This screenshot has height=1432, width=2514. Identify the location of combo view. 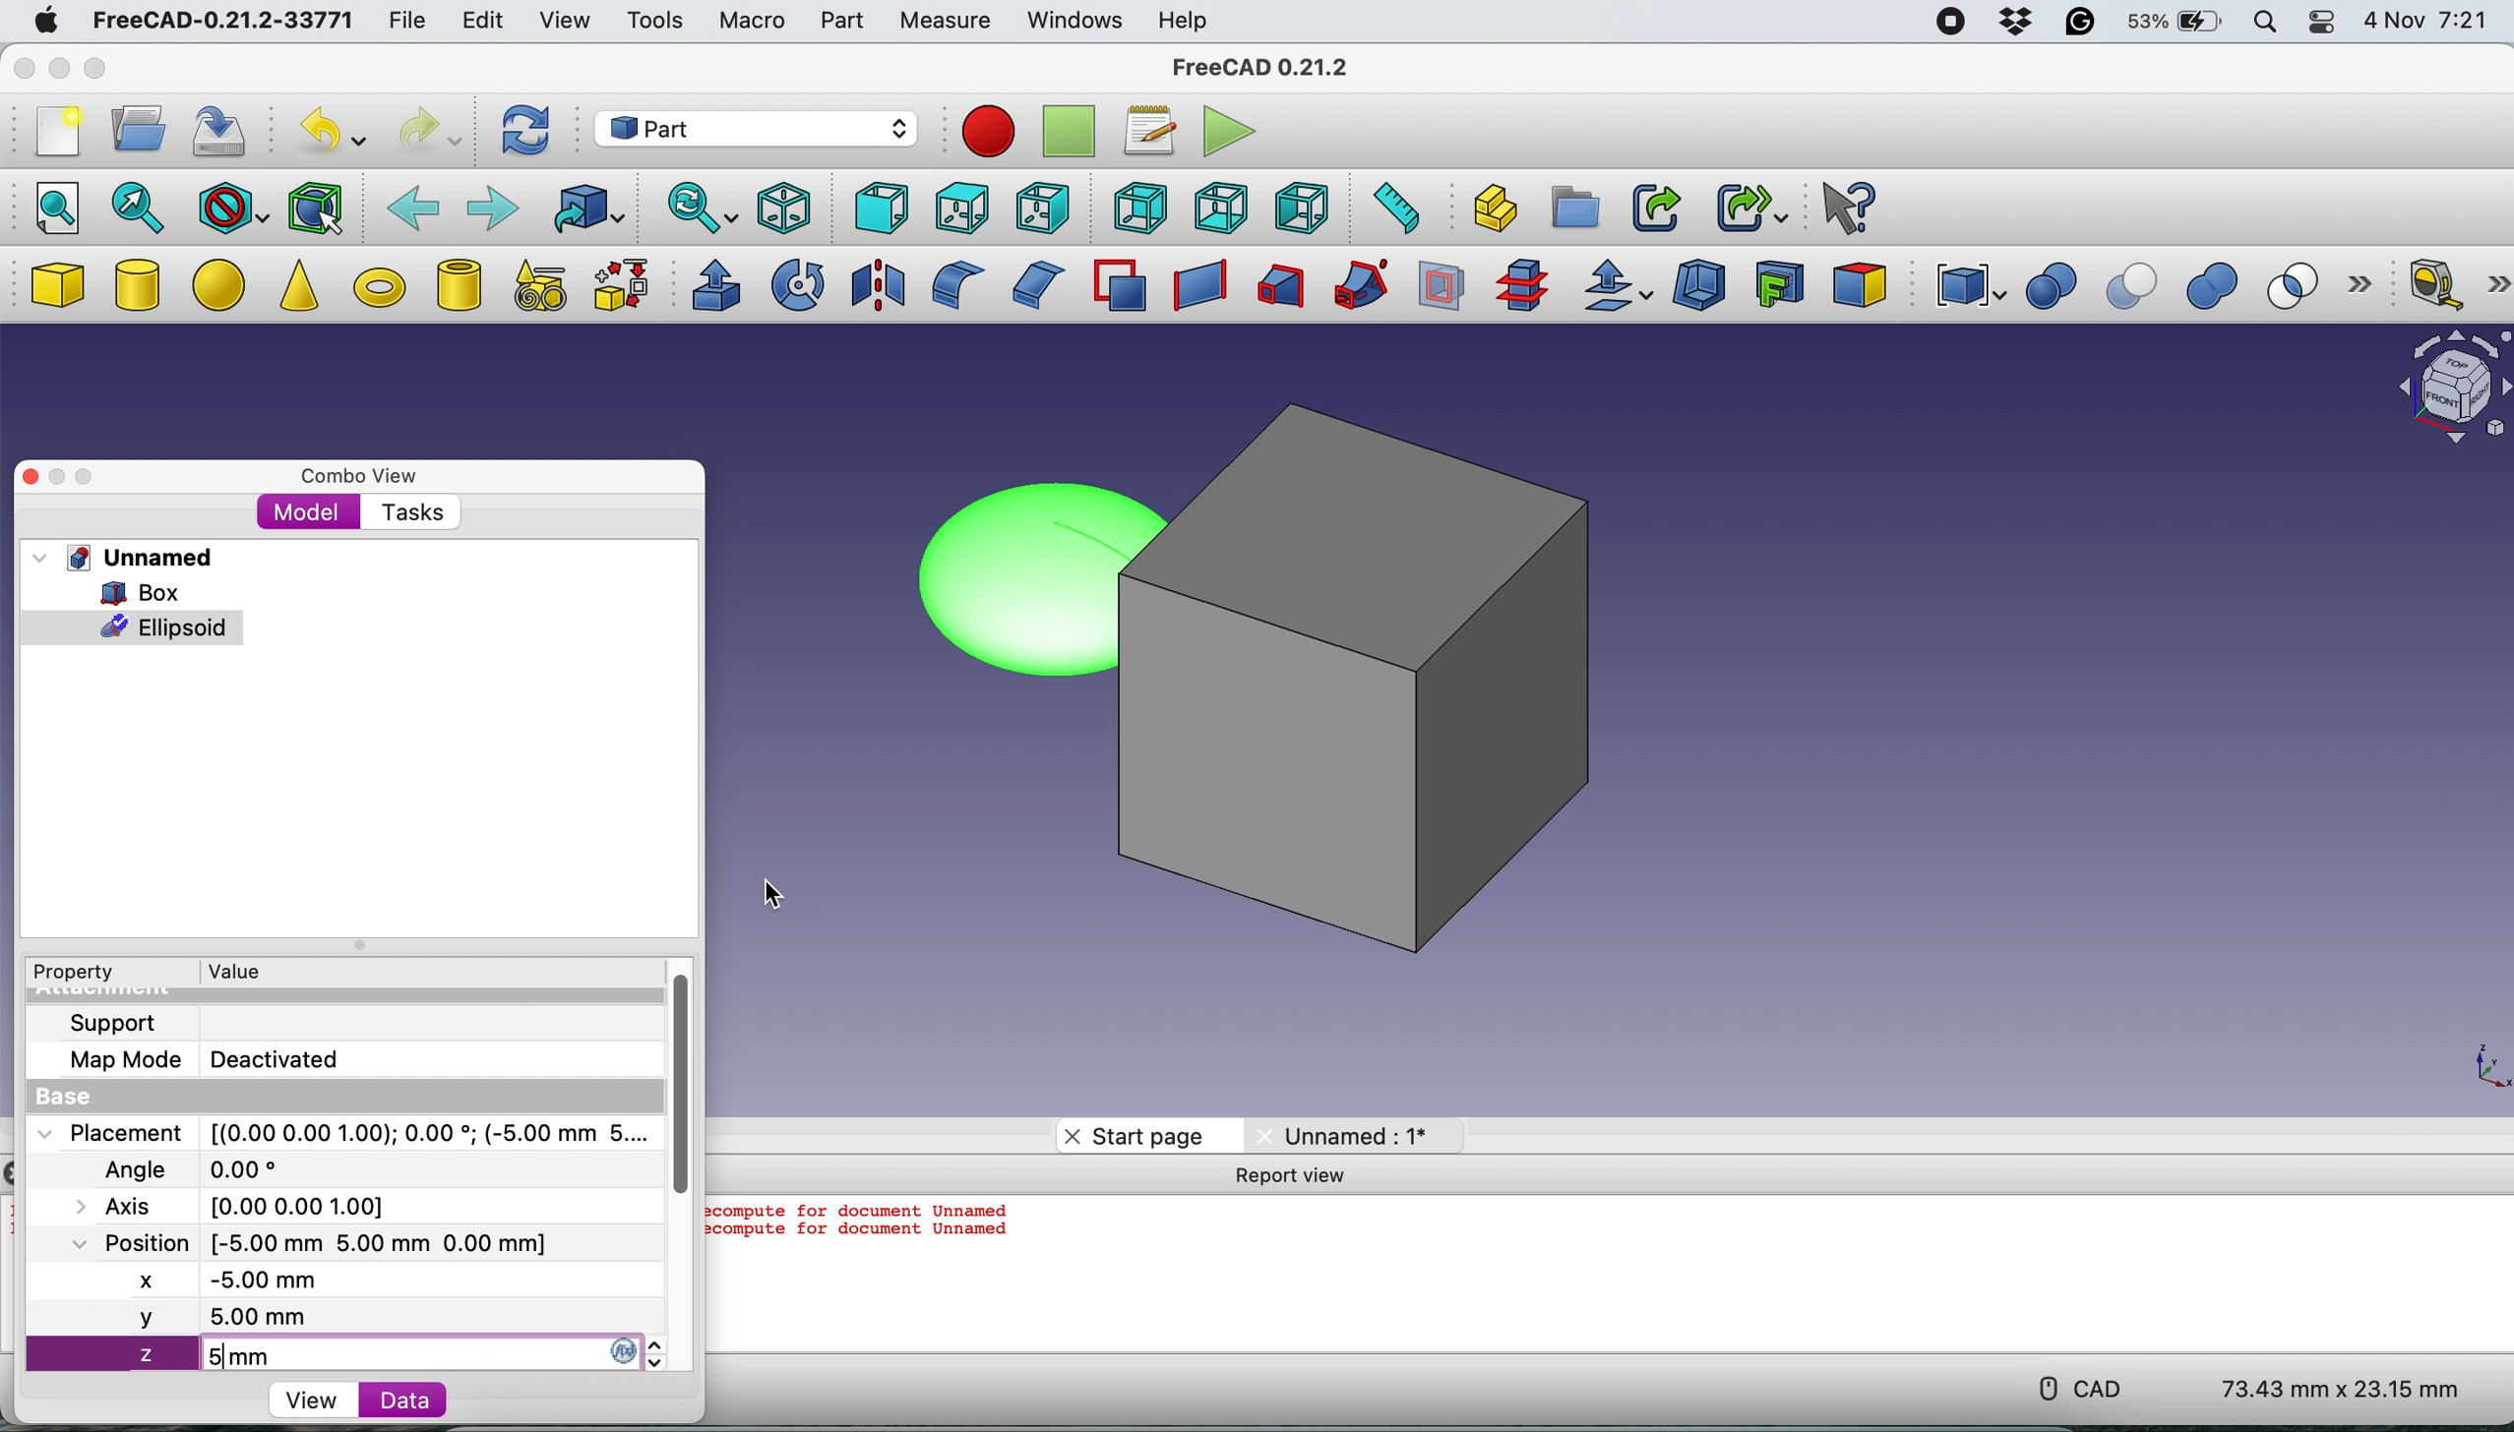
(352, 470).